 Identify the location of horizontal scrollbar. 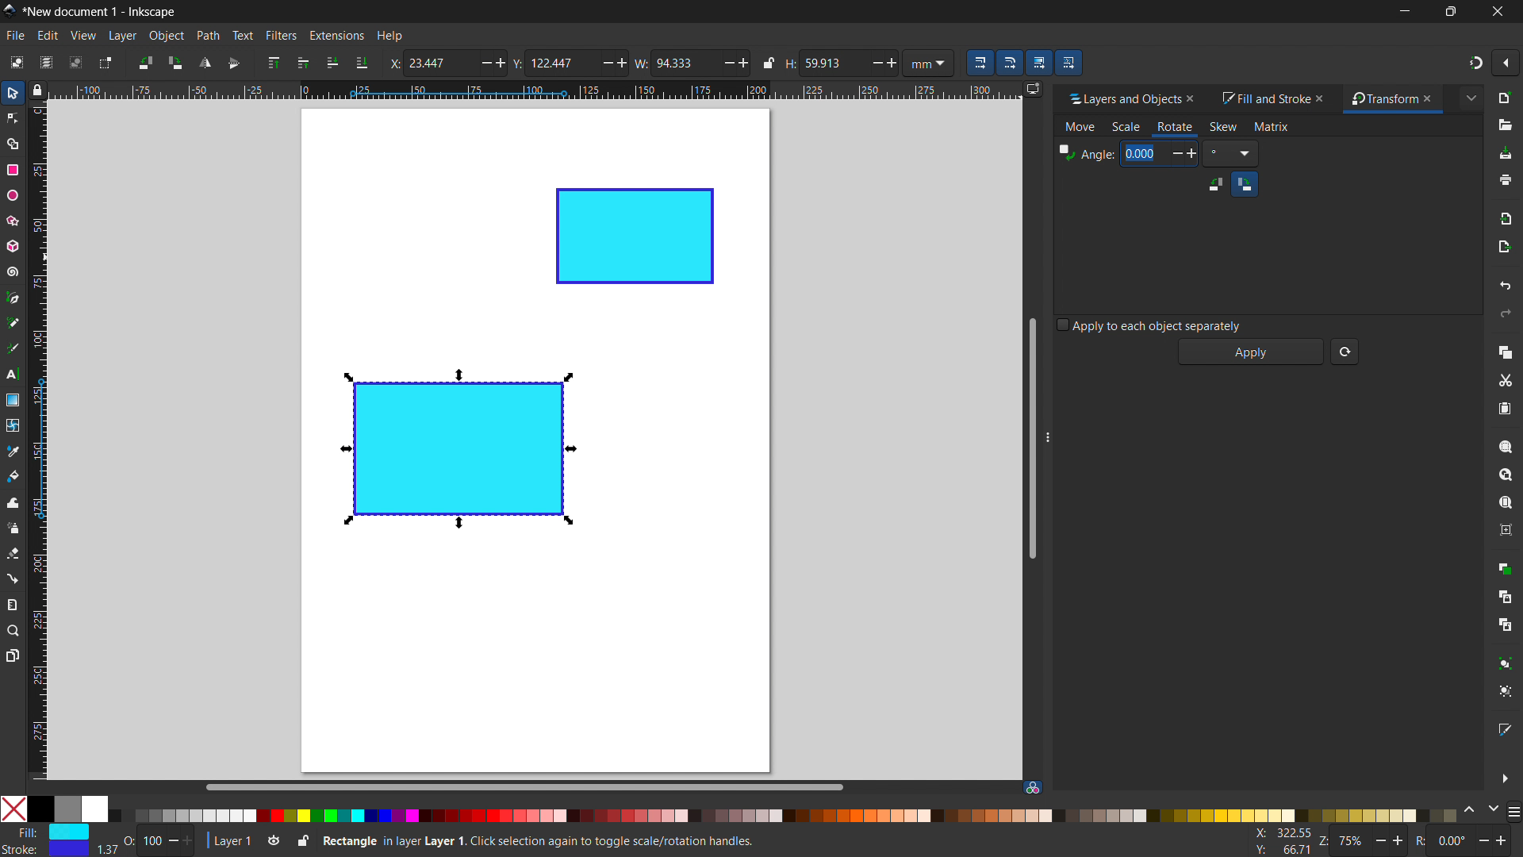
(522, 786).